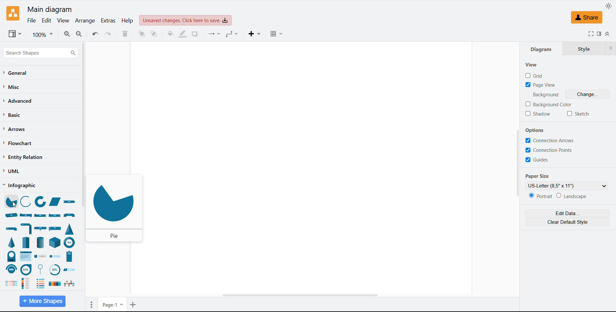 The image size is (616, 312). I want to click on Arrange , so click(85, 21).